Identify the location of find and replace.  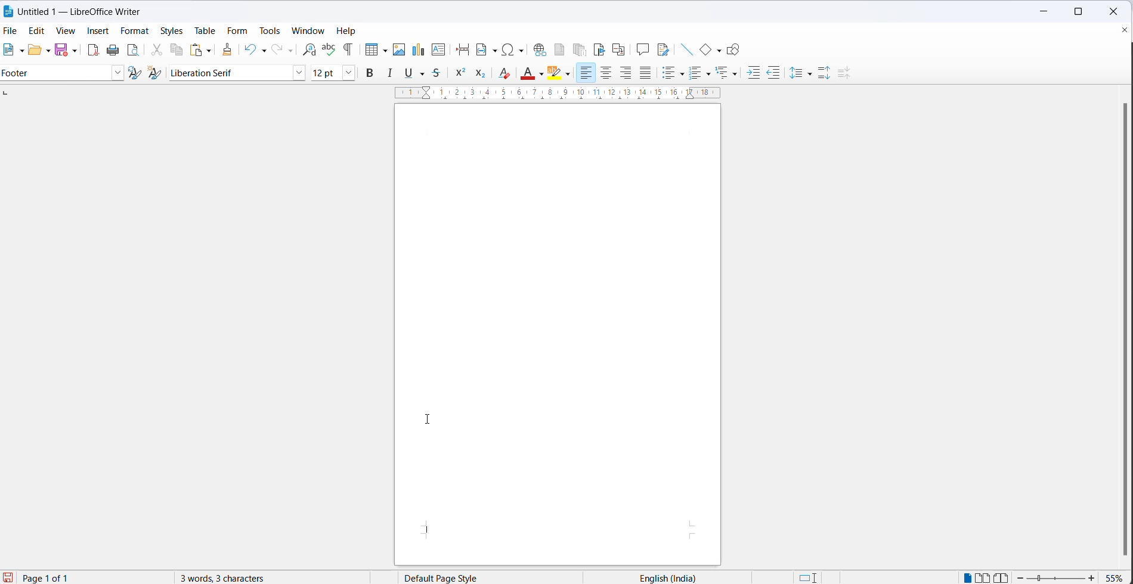
(309, 49).